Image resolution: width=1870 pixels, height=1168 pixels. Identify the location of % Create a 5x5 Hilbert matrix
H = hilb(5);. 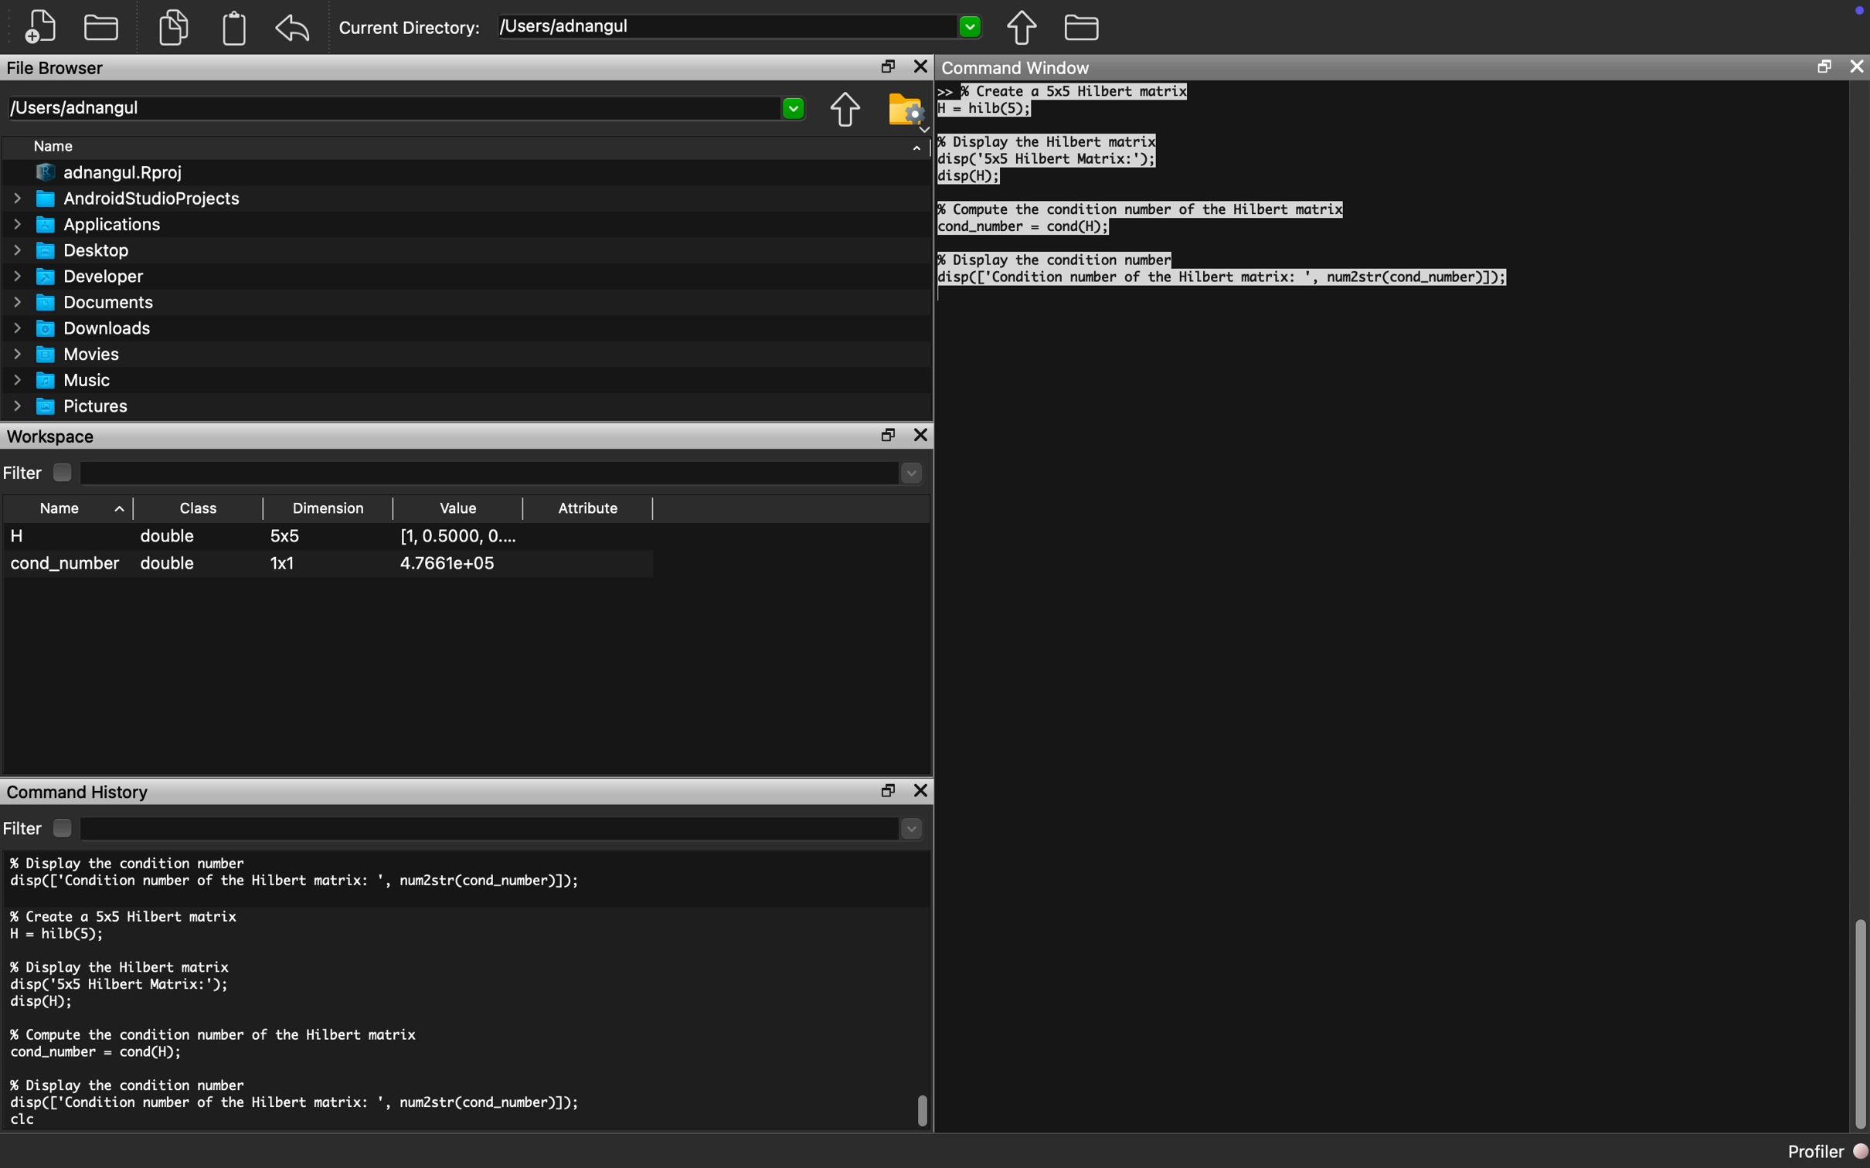
(126, 925).